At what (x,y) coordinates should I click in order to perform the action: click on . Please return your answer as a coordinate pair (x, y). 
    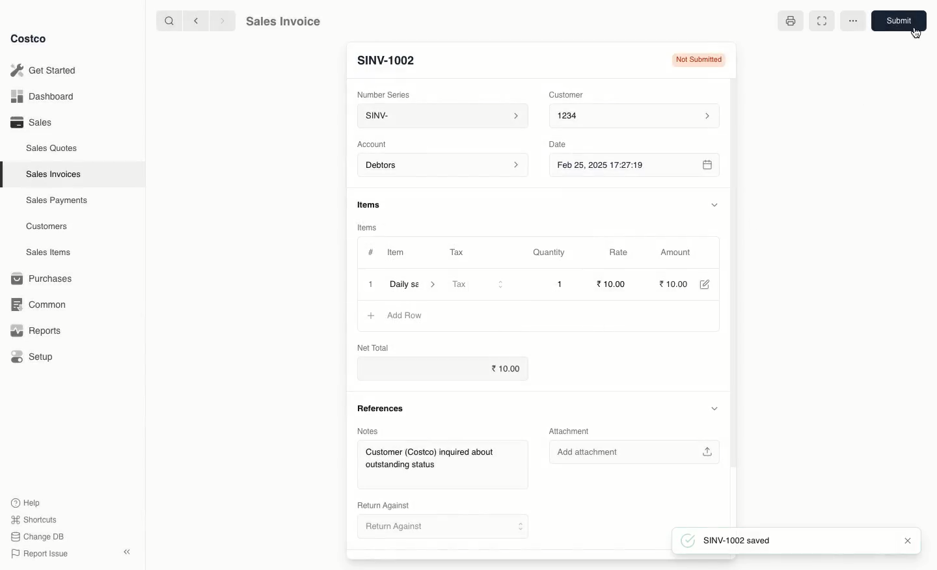
    Looking at the image, I should click on (372, 204).